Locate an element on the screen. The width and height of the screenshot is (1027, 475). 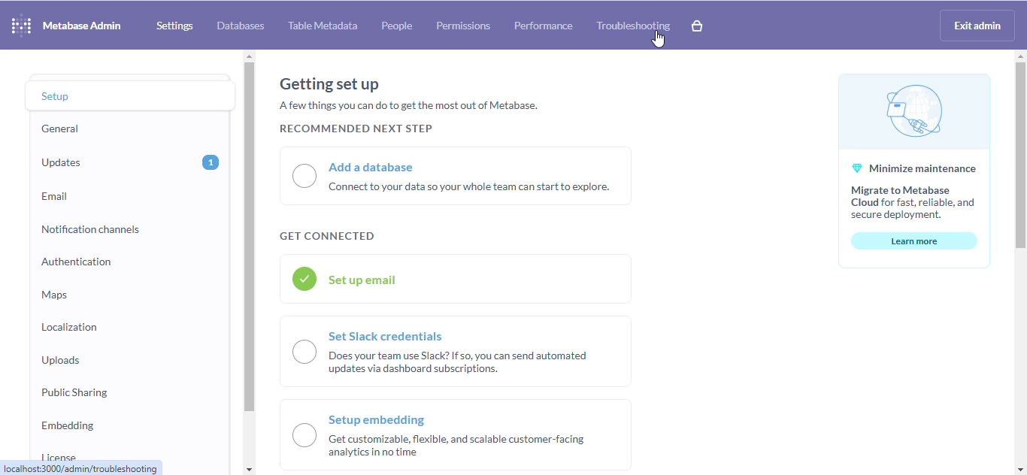
embedding is located at coordinates (68, 424).